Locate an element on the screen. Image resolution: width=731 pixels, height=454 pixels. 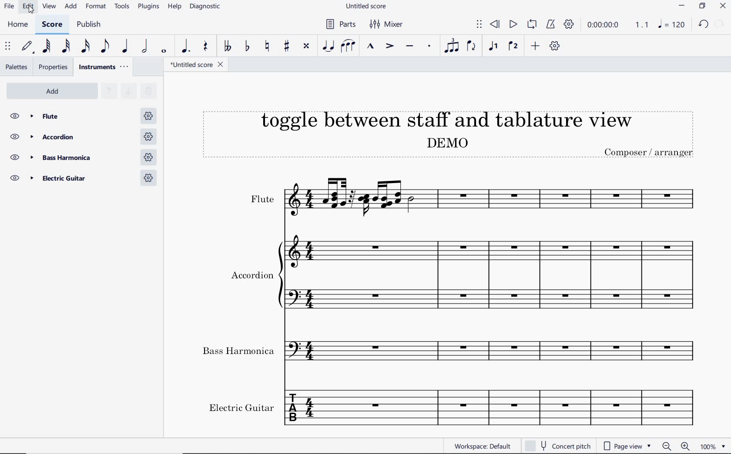
help is located at coordinates (174, 7).